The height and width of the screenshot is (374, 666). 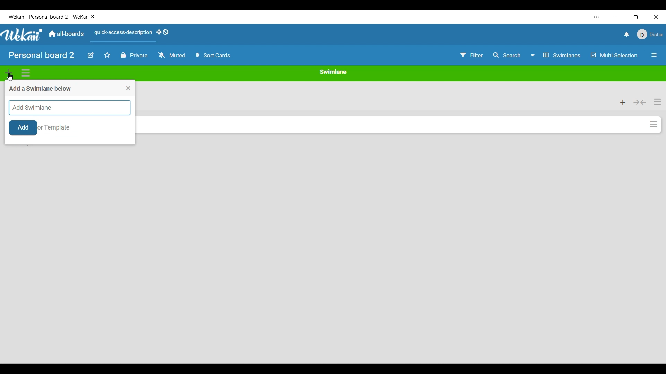 I want to click on Board privacy toggle, so click(x=135, y=55).